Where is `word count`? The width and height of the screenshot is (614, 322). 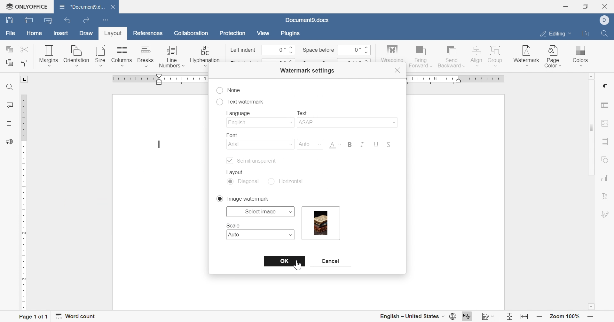
word count is located at coordinates (76, 316).